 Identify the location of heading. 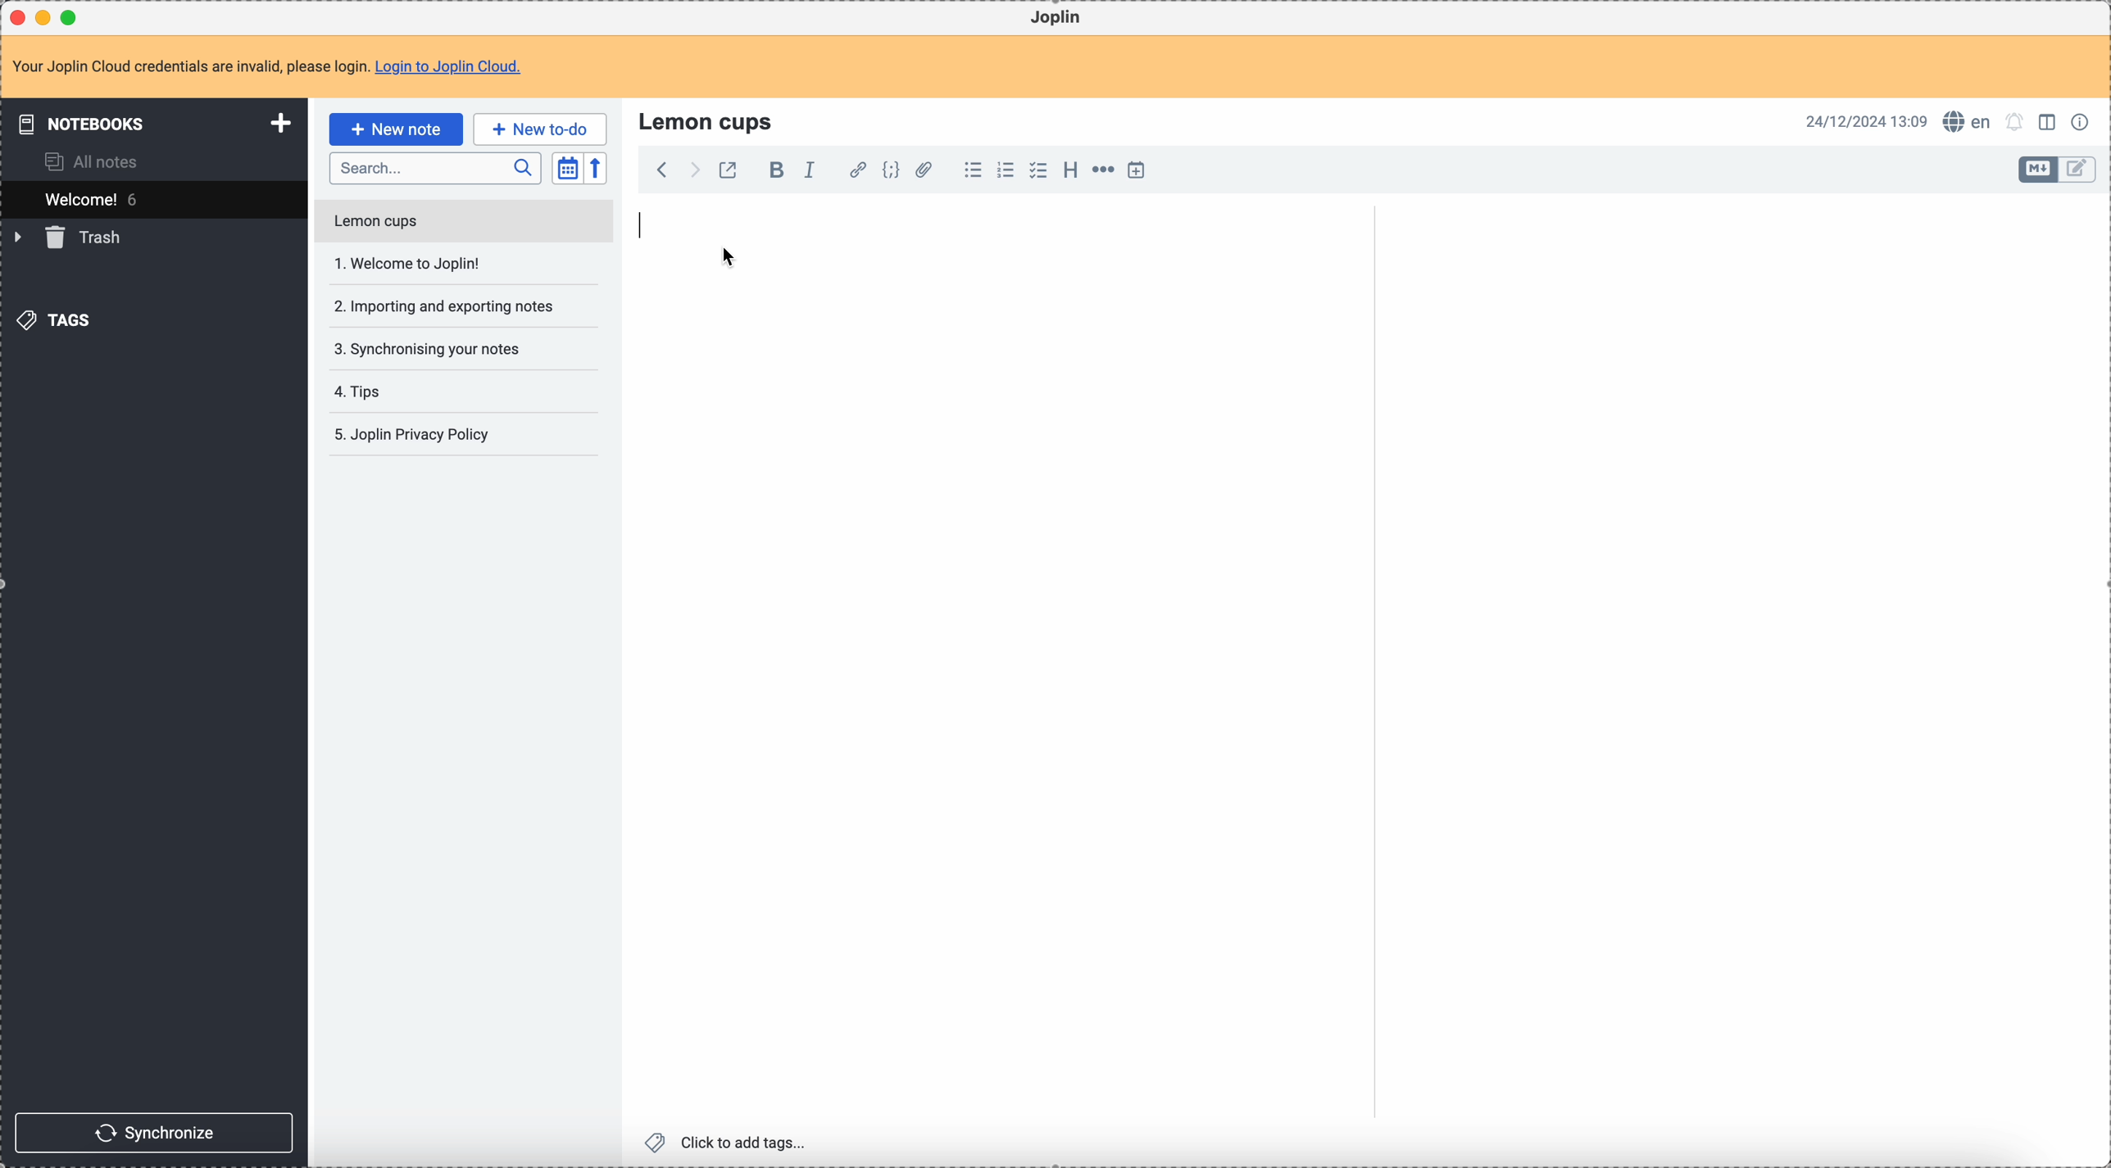
(1070, 169).